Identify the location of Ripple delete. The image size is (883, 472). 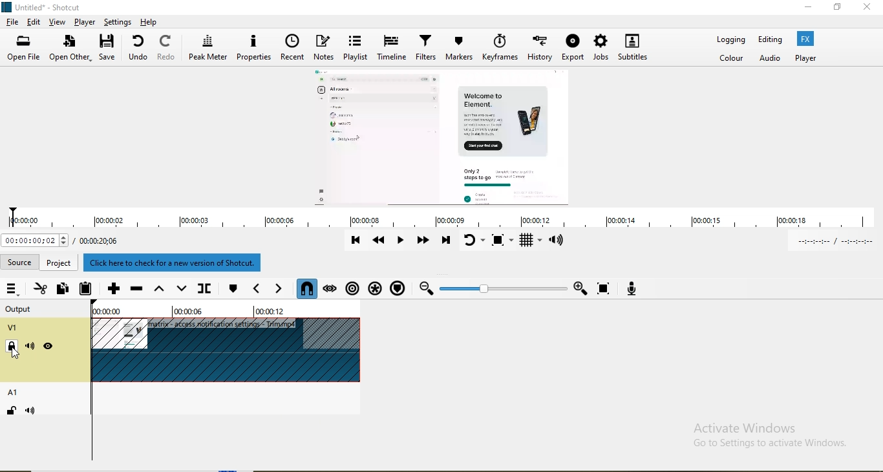
(135, 290).